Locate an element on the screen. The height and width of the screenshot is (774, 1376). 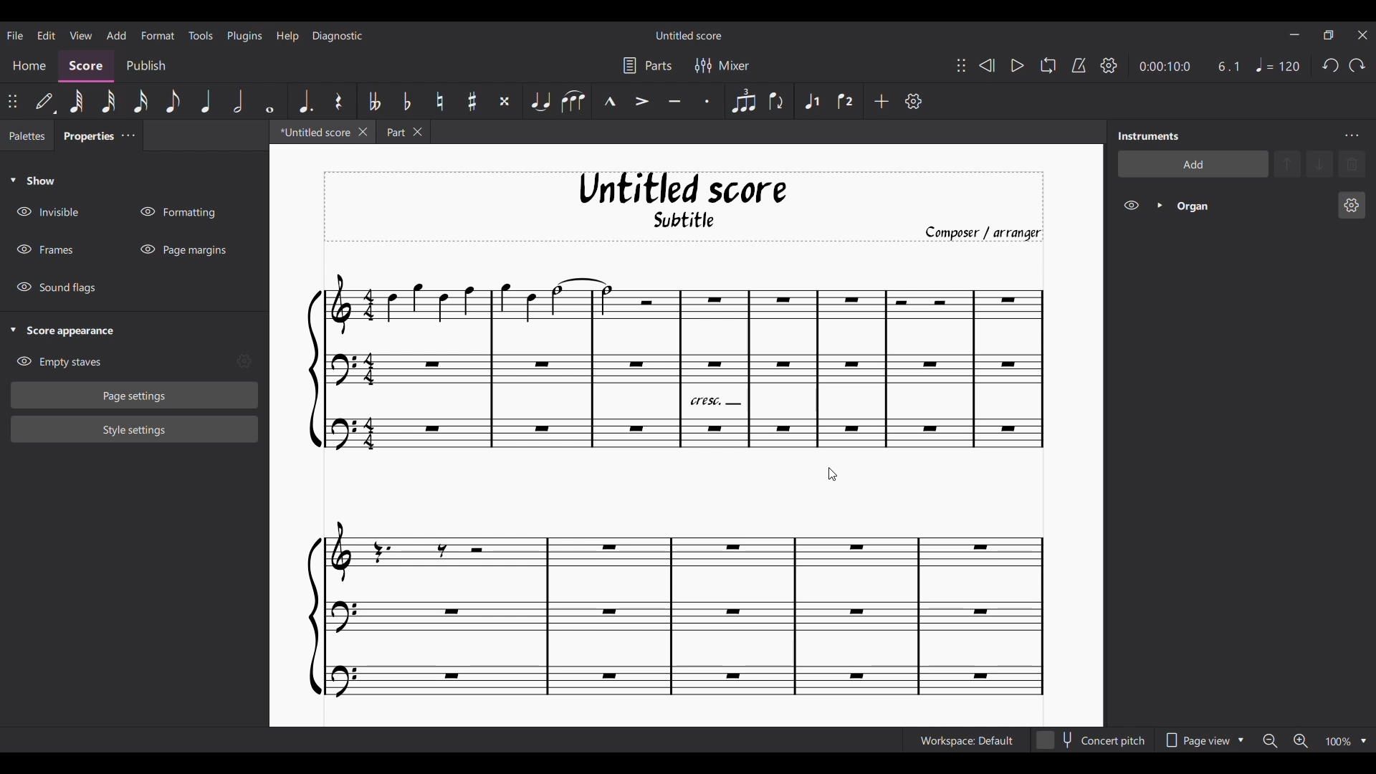
Instruments panel settings is located at coordinates (1352, 135).